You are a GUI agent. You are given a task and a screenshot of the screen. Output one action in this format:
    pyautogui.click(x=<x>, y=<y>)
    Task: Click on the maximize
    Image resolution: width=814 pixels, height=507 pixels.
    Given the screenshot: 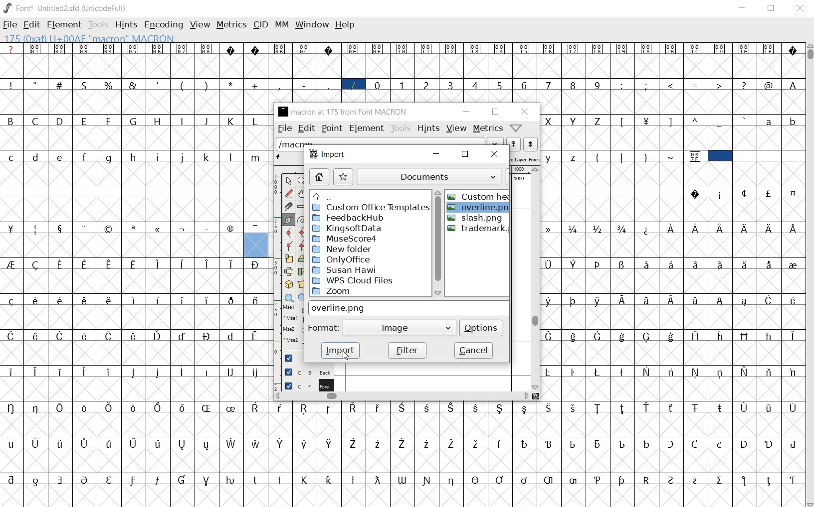 What is the action you would take?
    pyautogui.click(x=465, y=155)
    